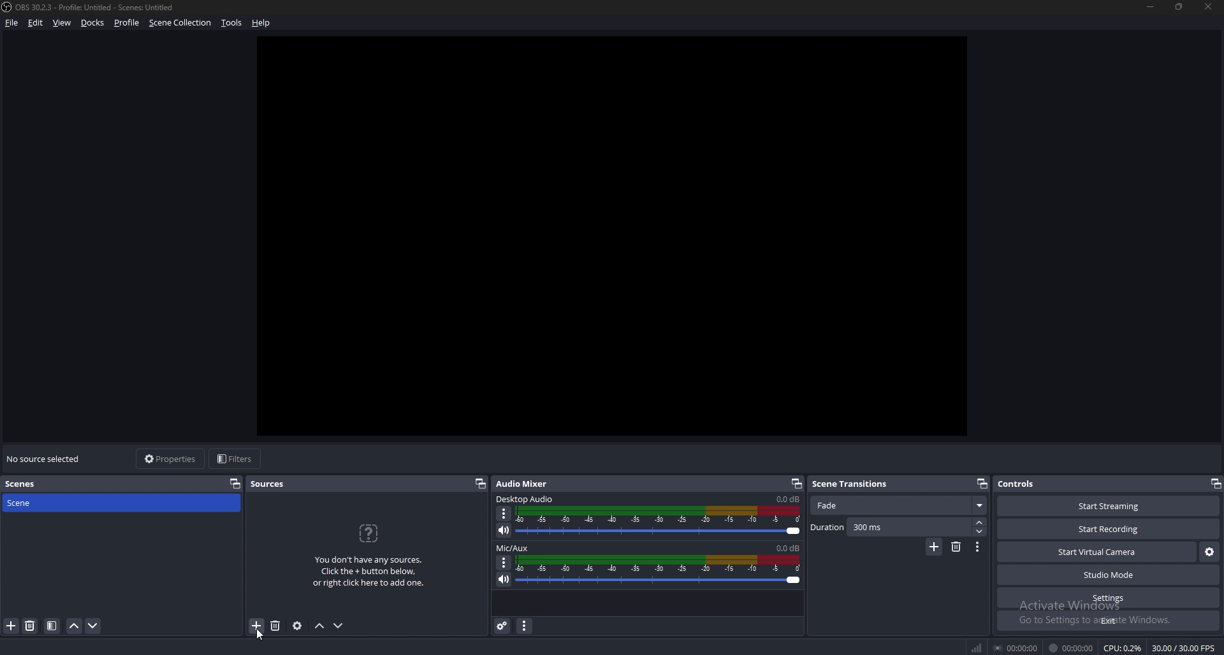  I want to click on Start streaming, so click(1111, 506).